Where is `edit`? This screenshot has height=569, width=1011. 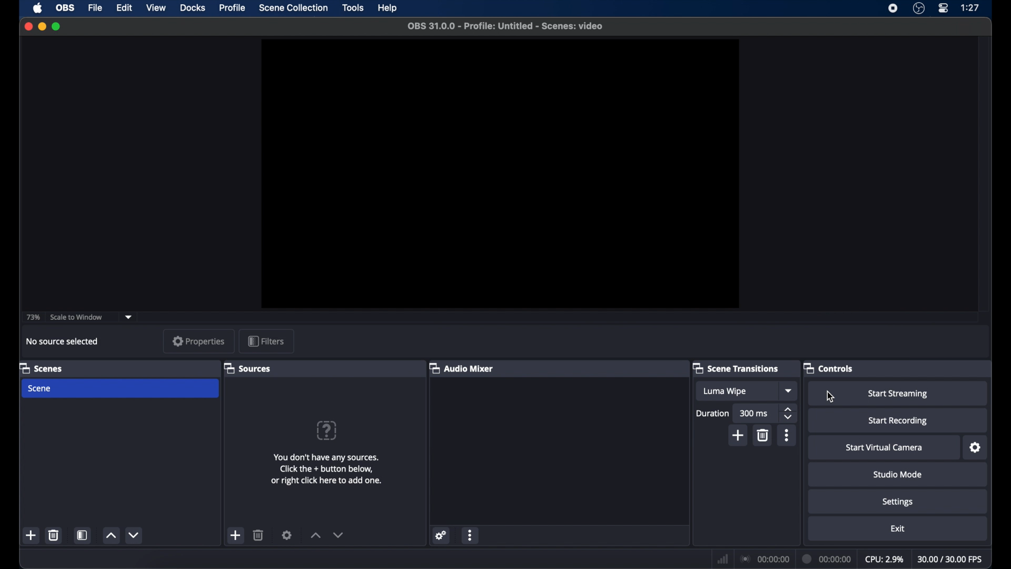 edit is located at coordinates (124, 8).